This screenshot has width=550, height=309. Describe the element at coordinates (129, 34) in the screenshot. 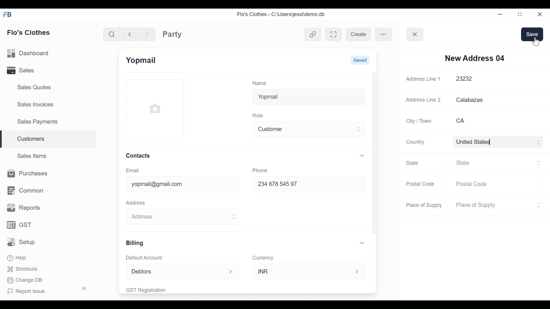

I see `Navigate back` at that location.